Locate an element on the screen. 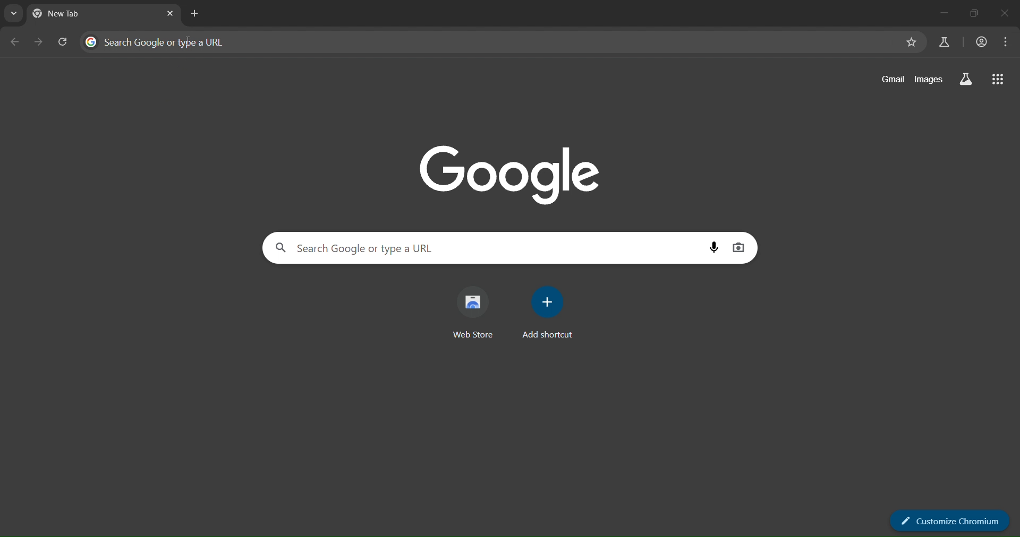 The height and width of the screenshot is (537, 1020). web store is located at coordinates (476, 314).